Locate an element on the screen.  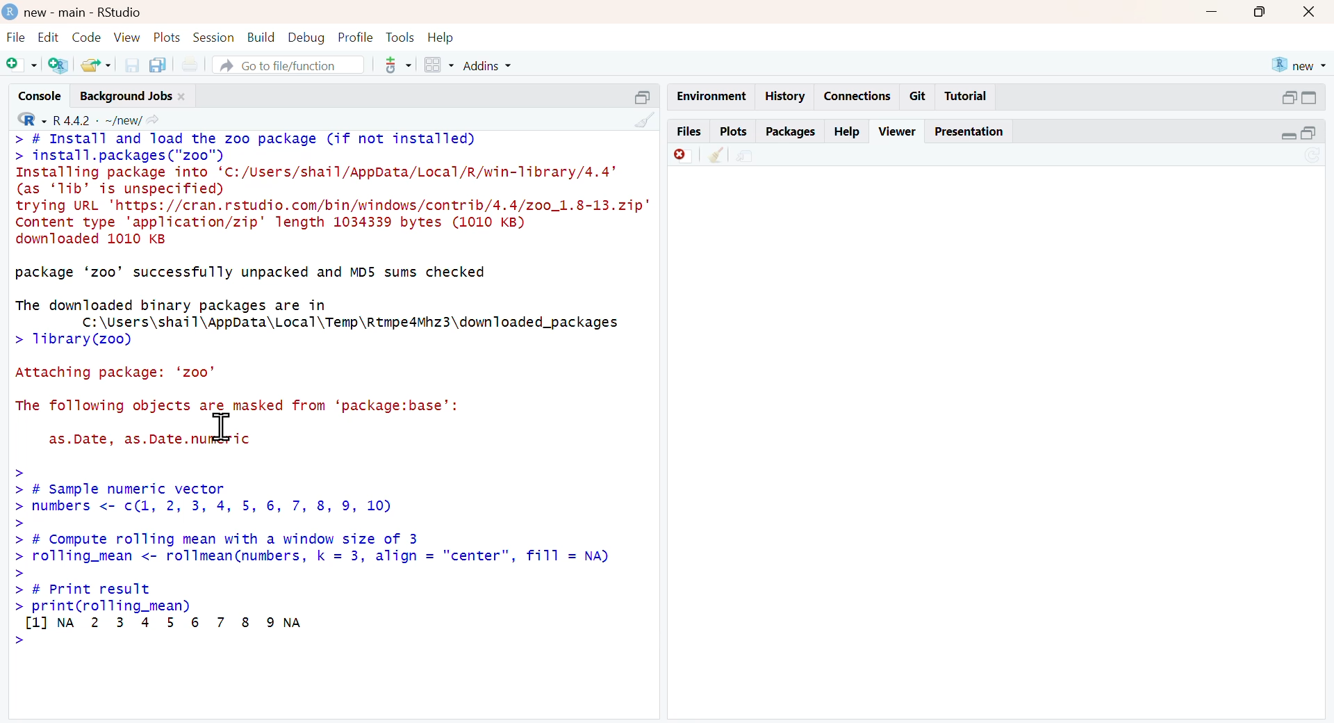
save is located at coordinates (133, 65).